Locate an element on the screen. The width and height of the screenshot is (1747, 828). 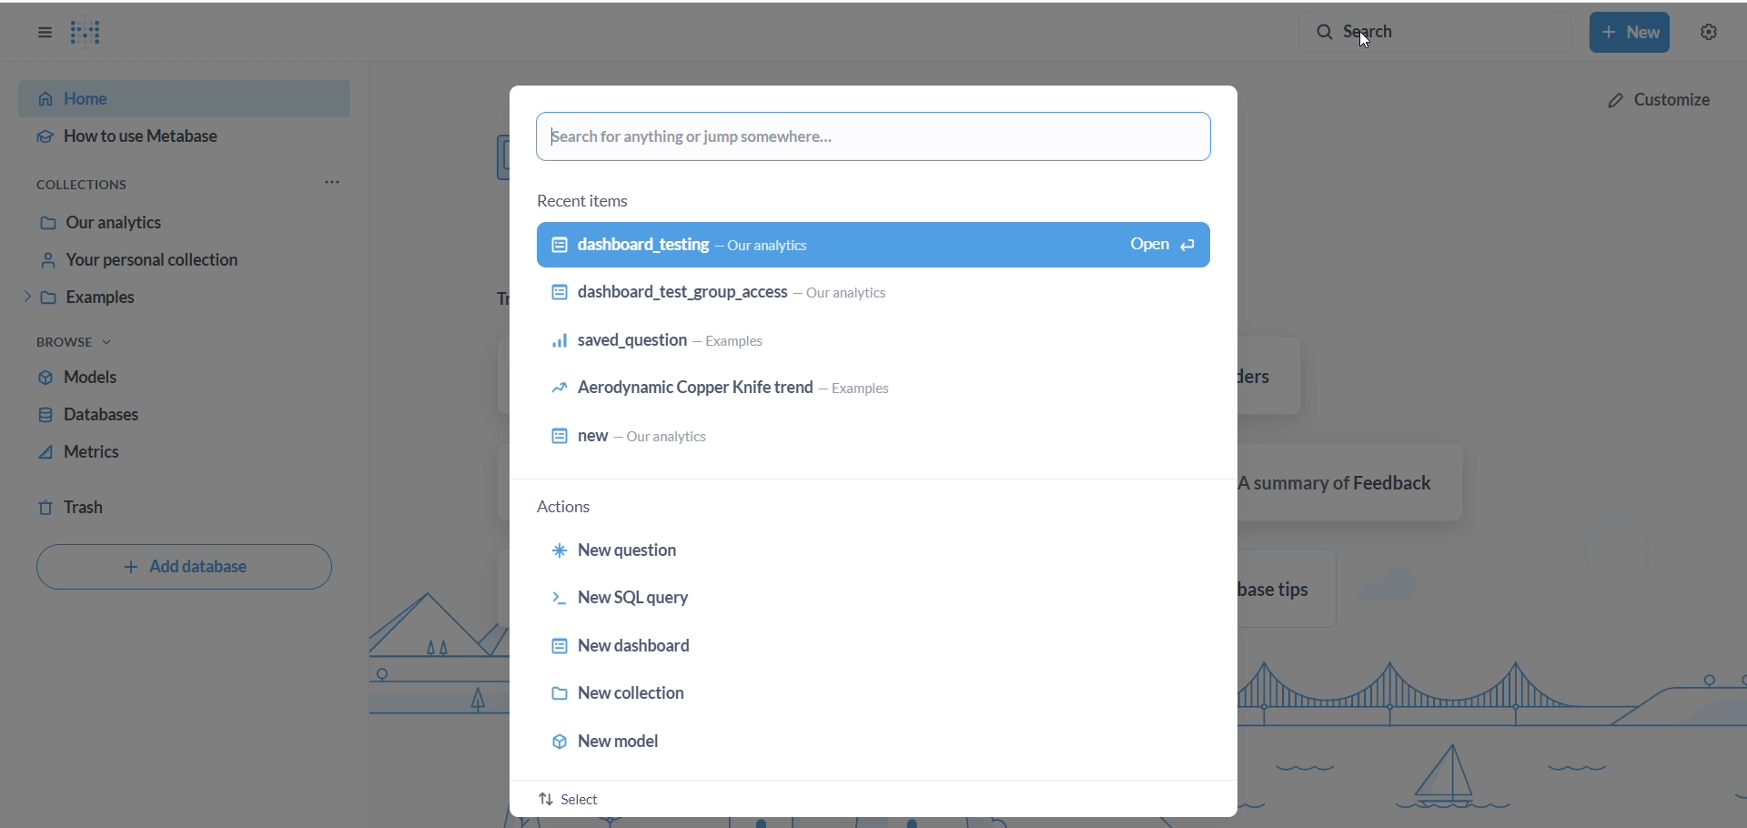
recent item  is located at coordinates (591, 200).